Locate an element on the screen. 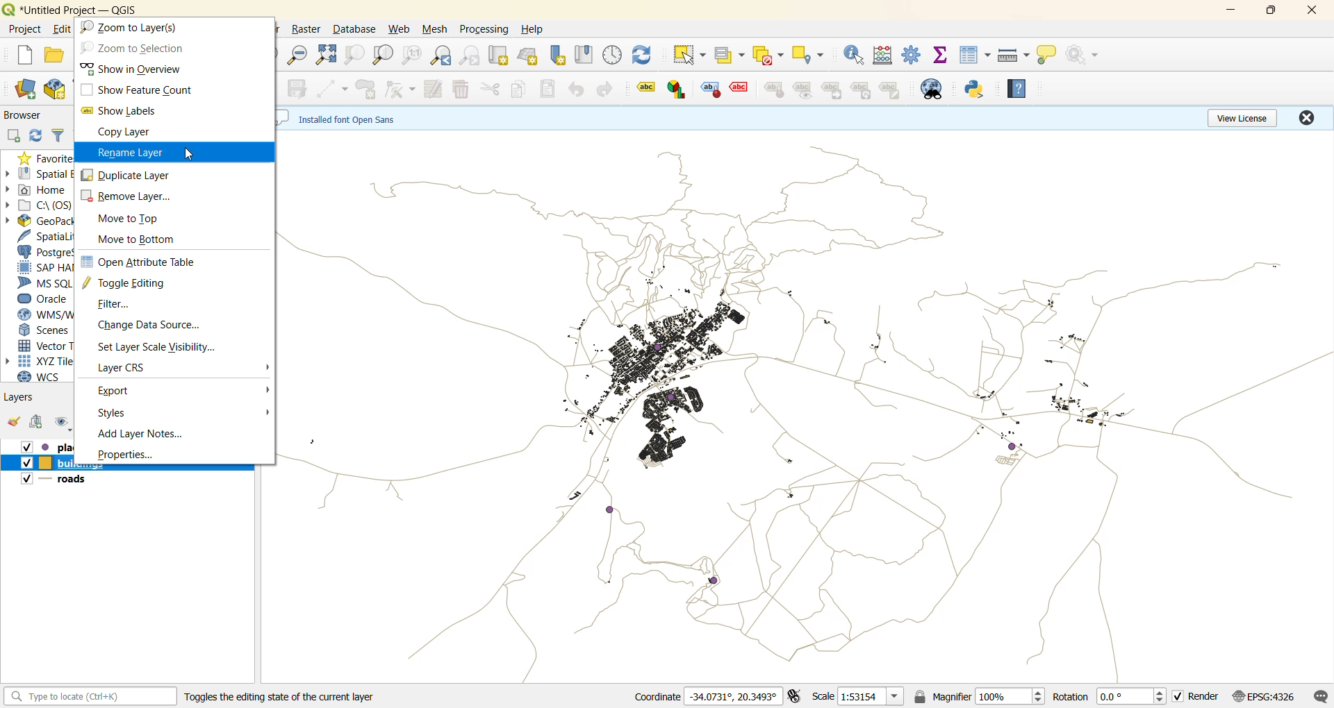 The height and width of the screenshot is (708, 1334). open is located at coordinates (56, 57).